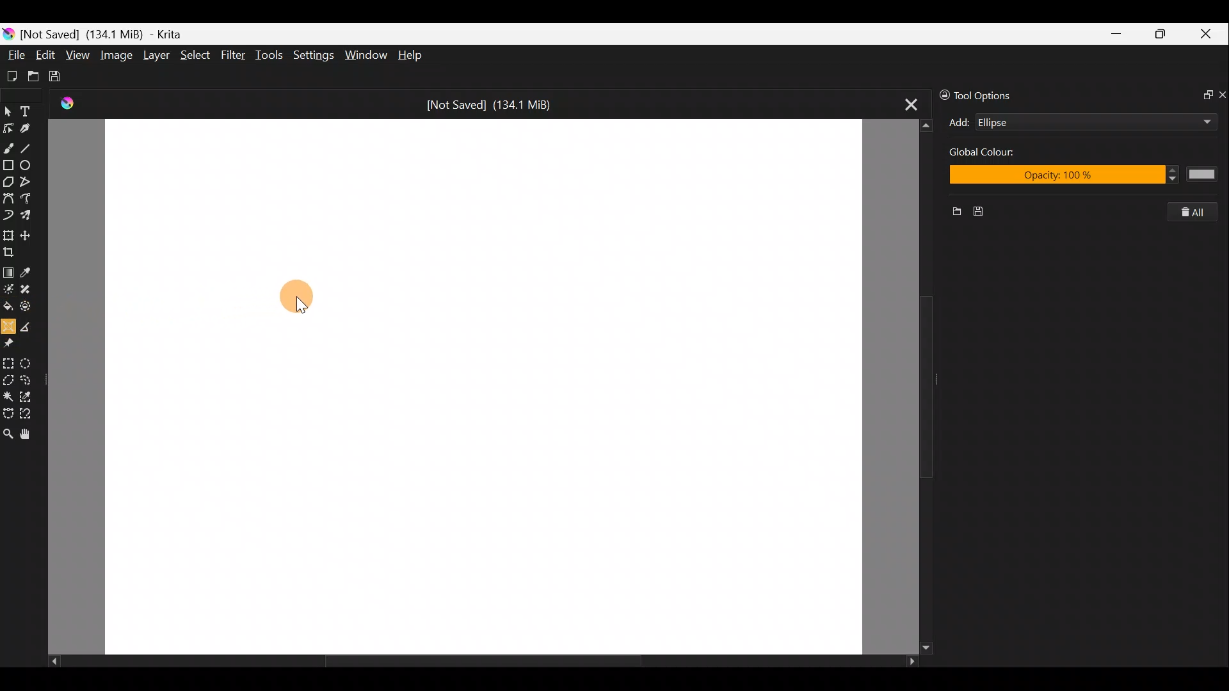 The height and width of the screenshot is (691, 1229). Describe the element at coordinates (1195, 120) in the screenshot. I see `Add drop down` at that location.